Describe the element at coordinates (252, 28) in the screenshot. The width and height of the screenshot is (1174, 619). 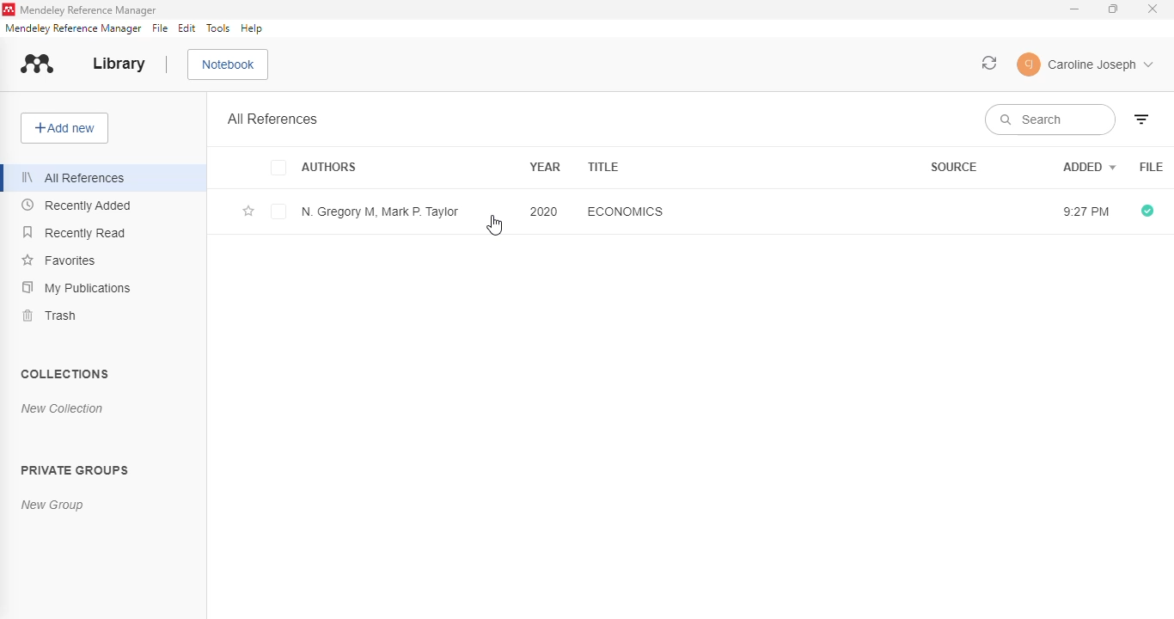
I see `help` at that location.